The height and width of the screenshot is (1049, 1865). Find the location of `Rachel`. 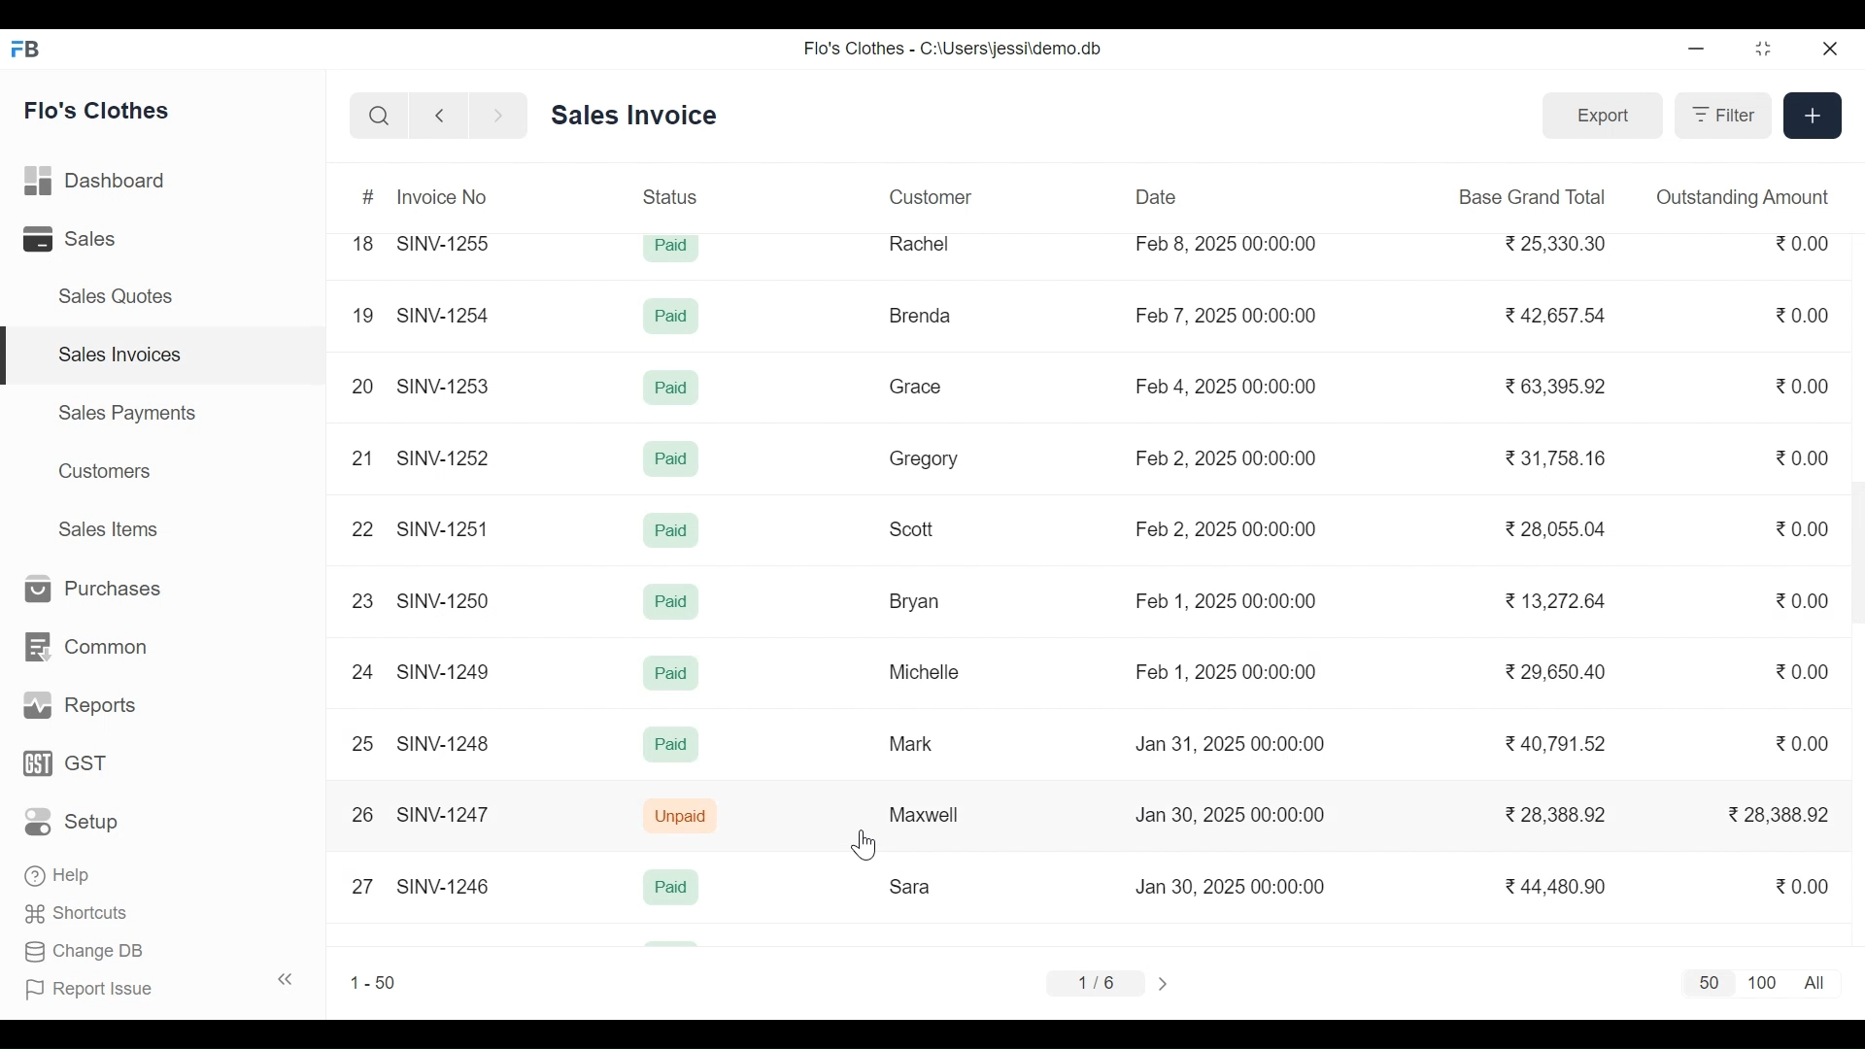

Rachel is located at coordinates (921, 243).